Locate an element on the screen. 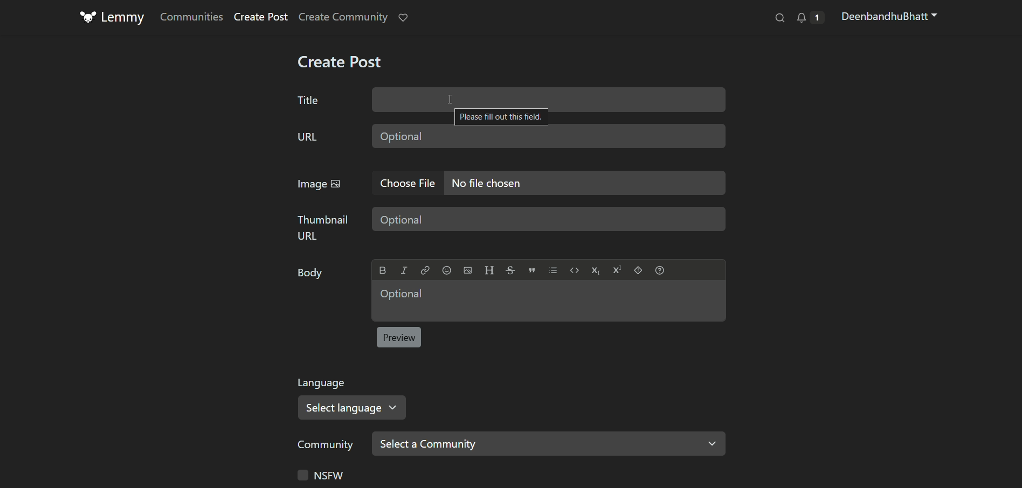  NSFW is located at coordinates (319, 475).